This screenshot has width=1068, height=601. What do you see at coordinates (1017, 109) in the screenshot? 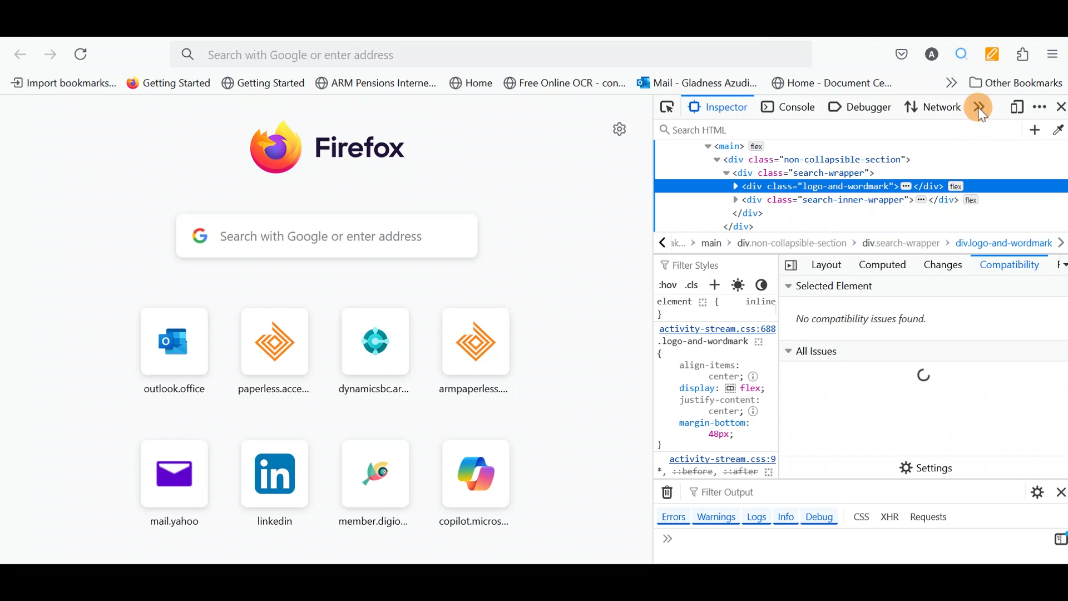
I see `Responsive design mode` at bounding box center [1017, 109].